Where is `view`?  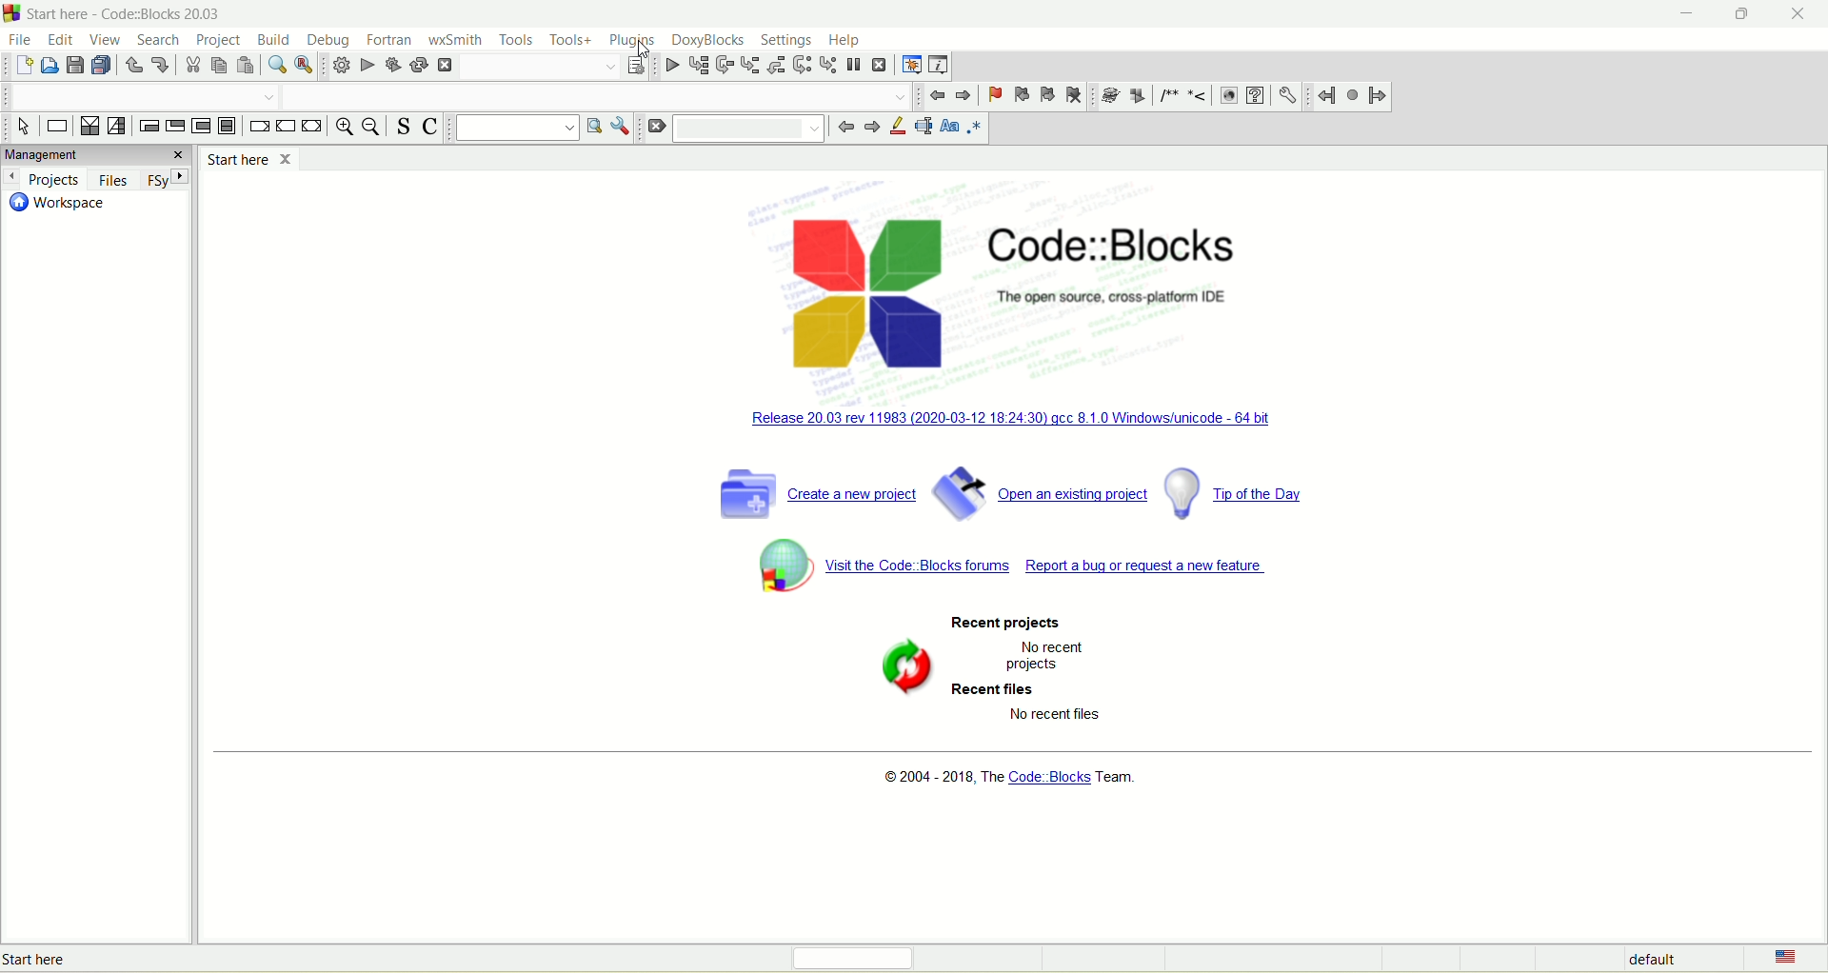
view is located at coordinates (107, 38).